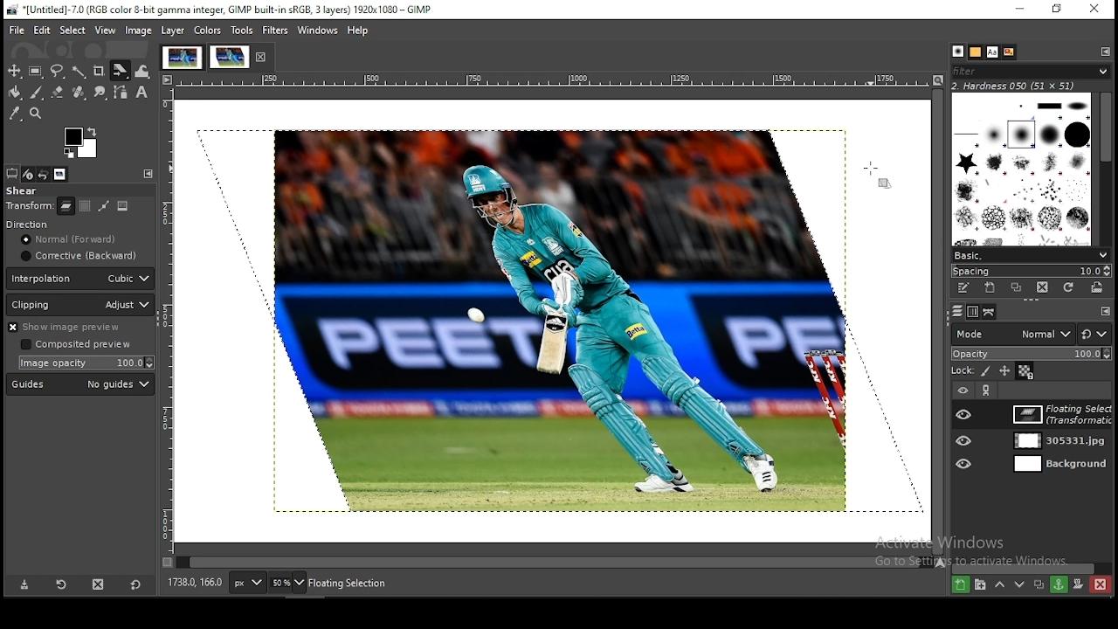  Describe the element at coordinates (143, 93) in the screenshot. I see `text tool` at that location.